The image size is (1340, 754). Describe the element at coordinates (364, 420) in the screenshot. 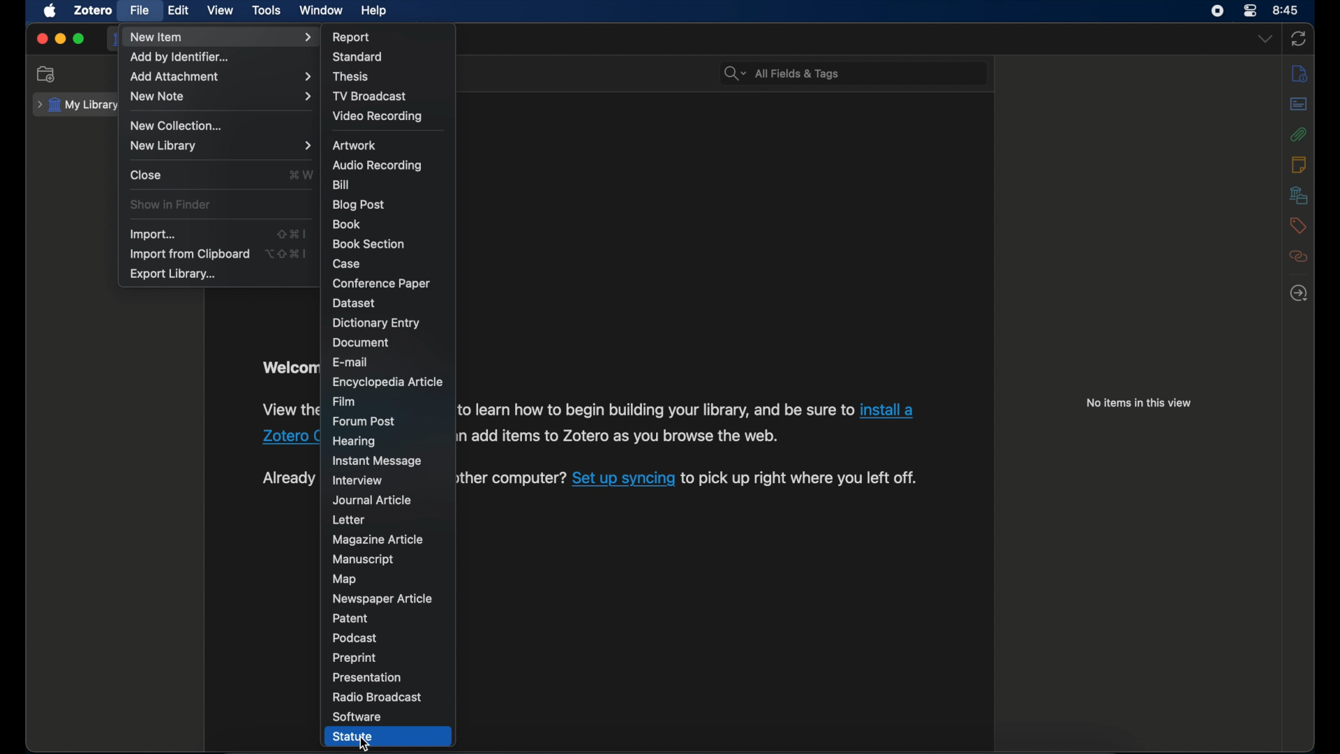

I see `forum post` at that location.